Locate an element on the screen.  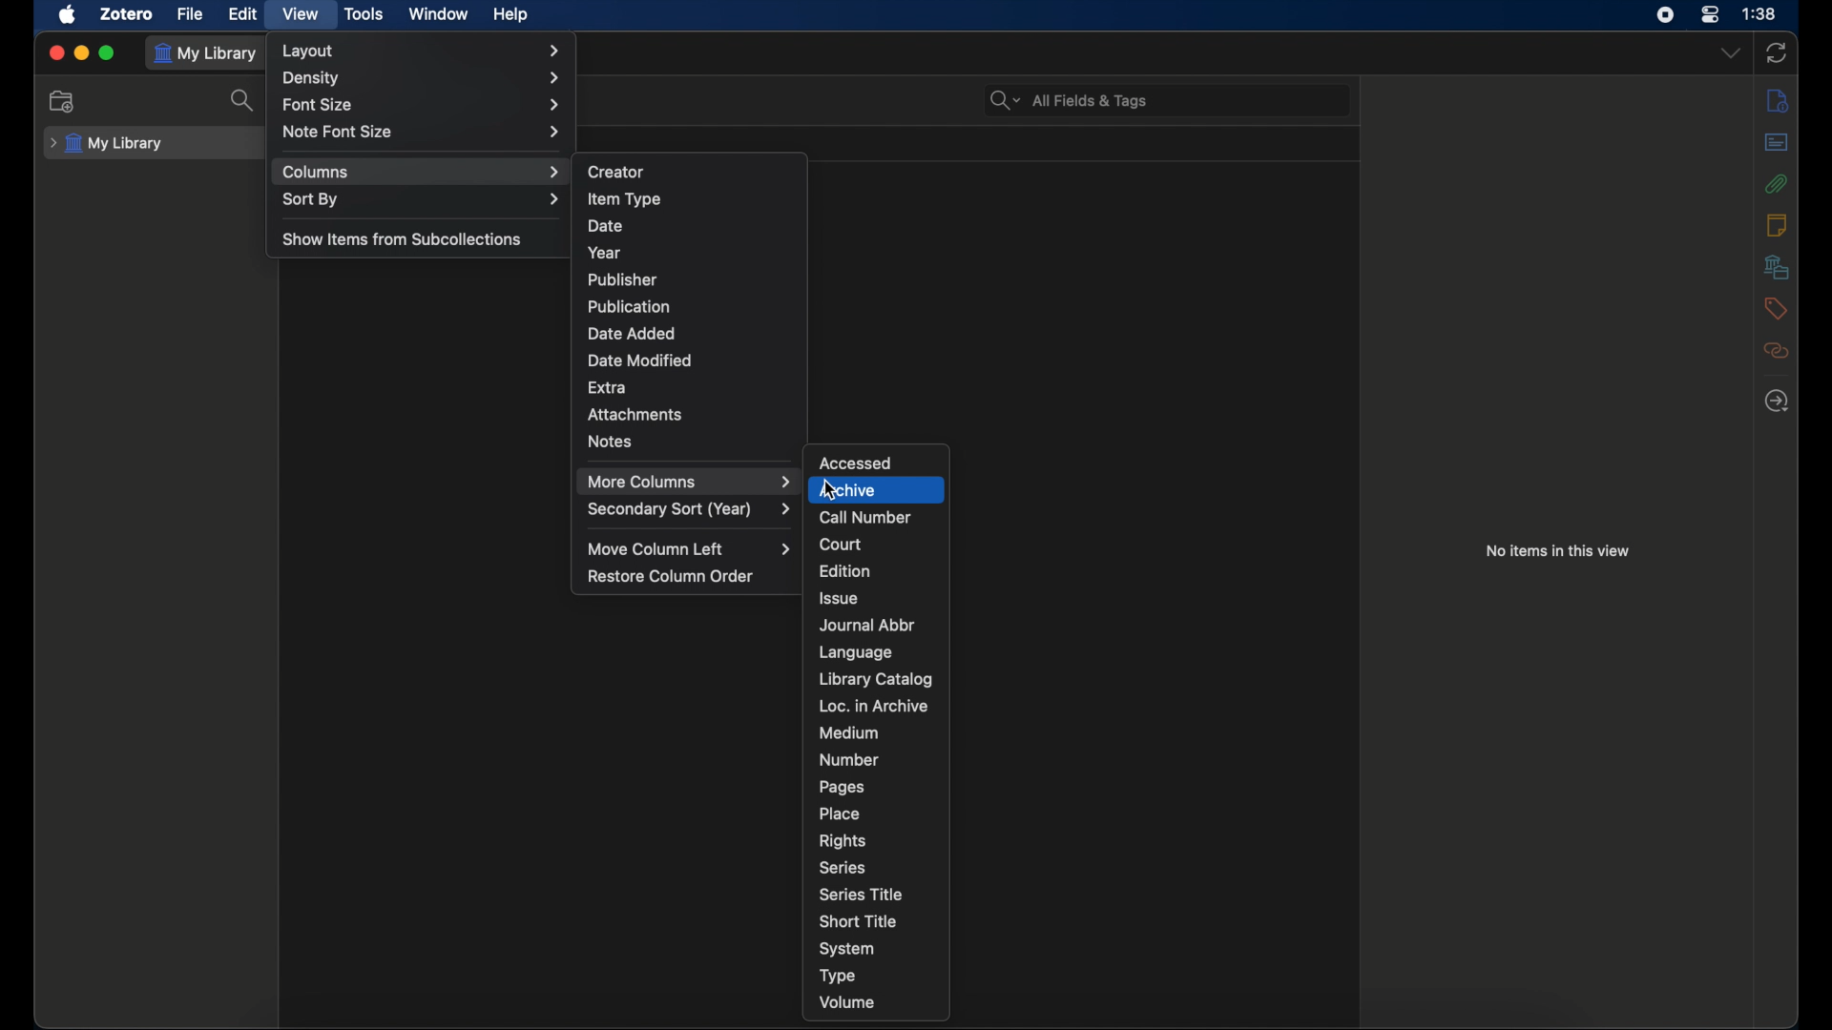
extra is located at coordinates (607, 386).